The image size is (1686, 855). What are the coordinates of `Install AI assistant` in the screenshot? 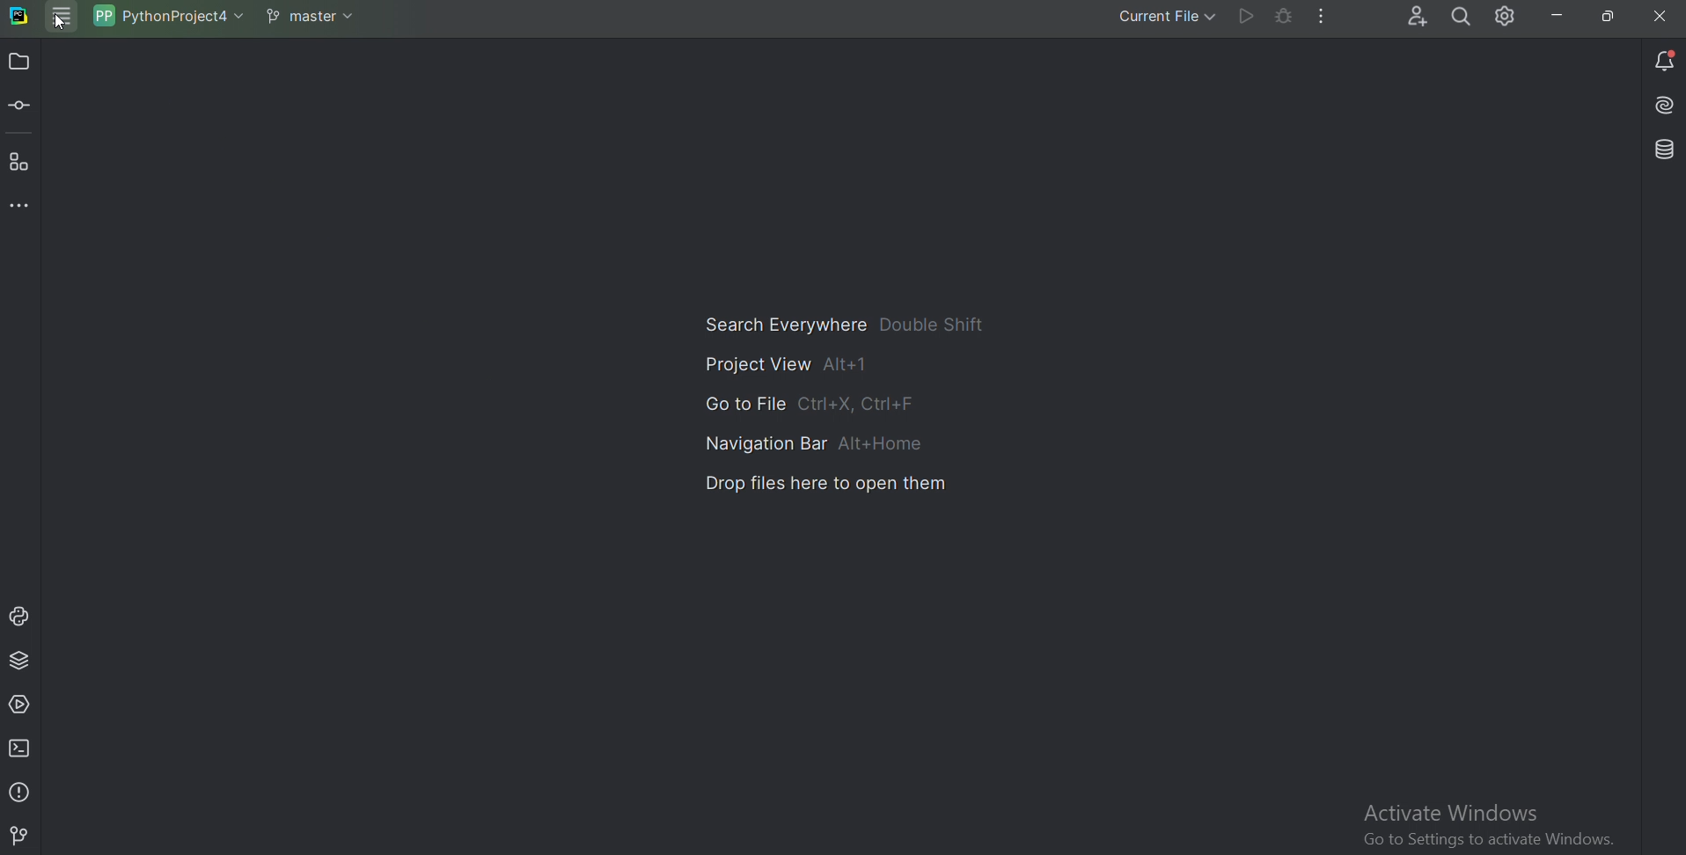 It's located at (1662, 108).